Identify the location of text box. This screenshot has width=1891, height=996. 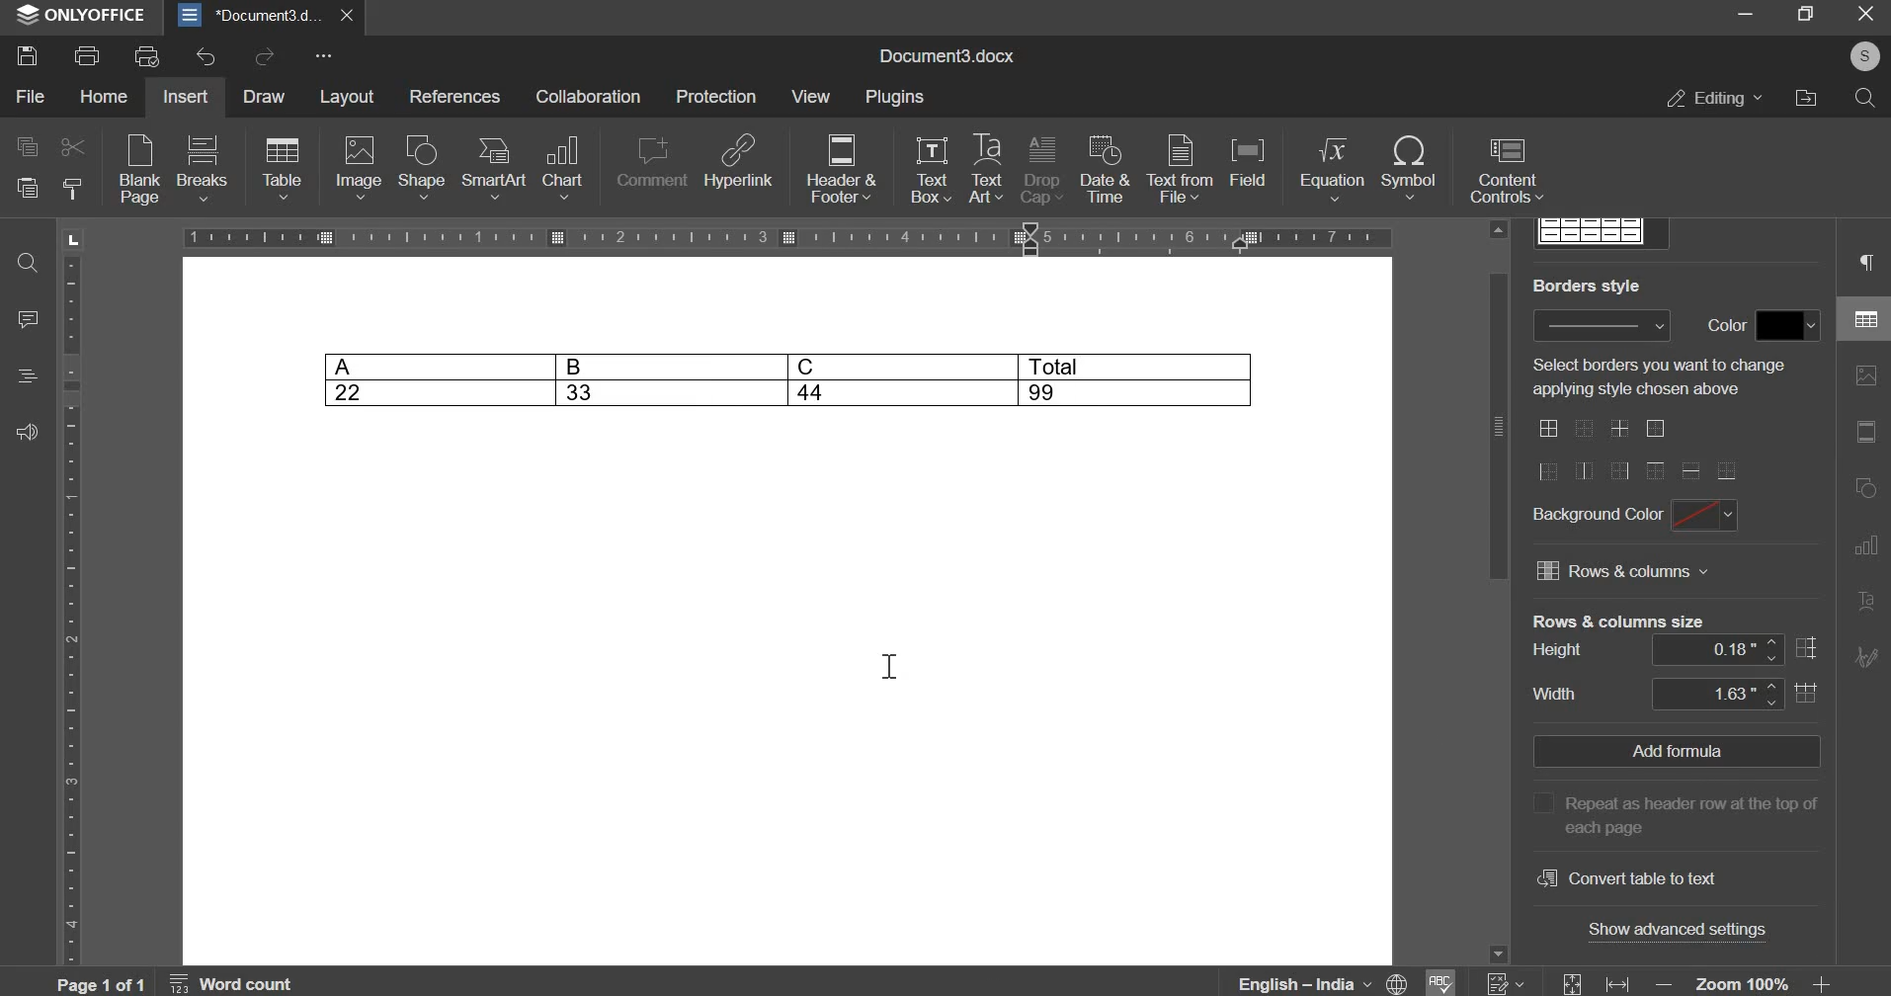
(931, 169).